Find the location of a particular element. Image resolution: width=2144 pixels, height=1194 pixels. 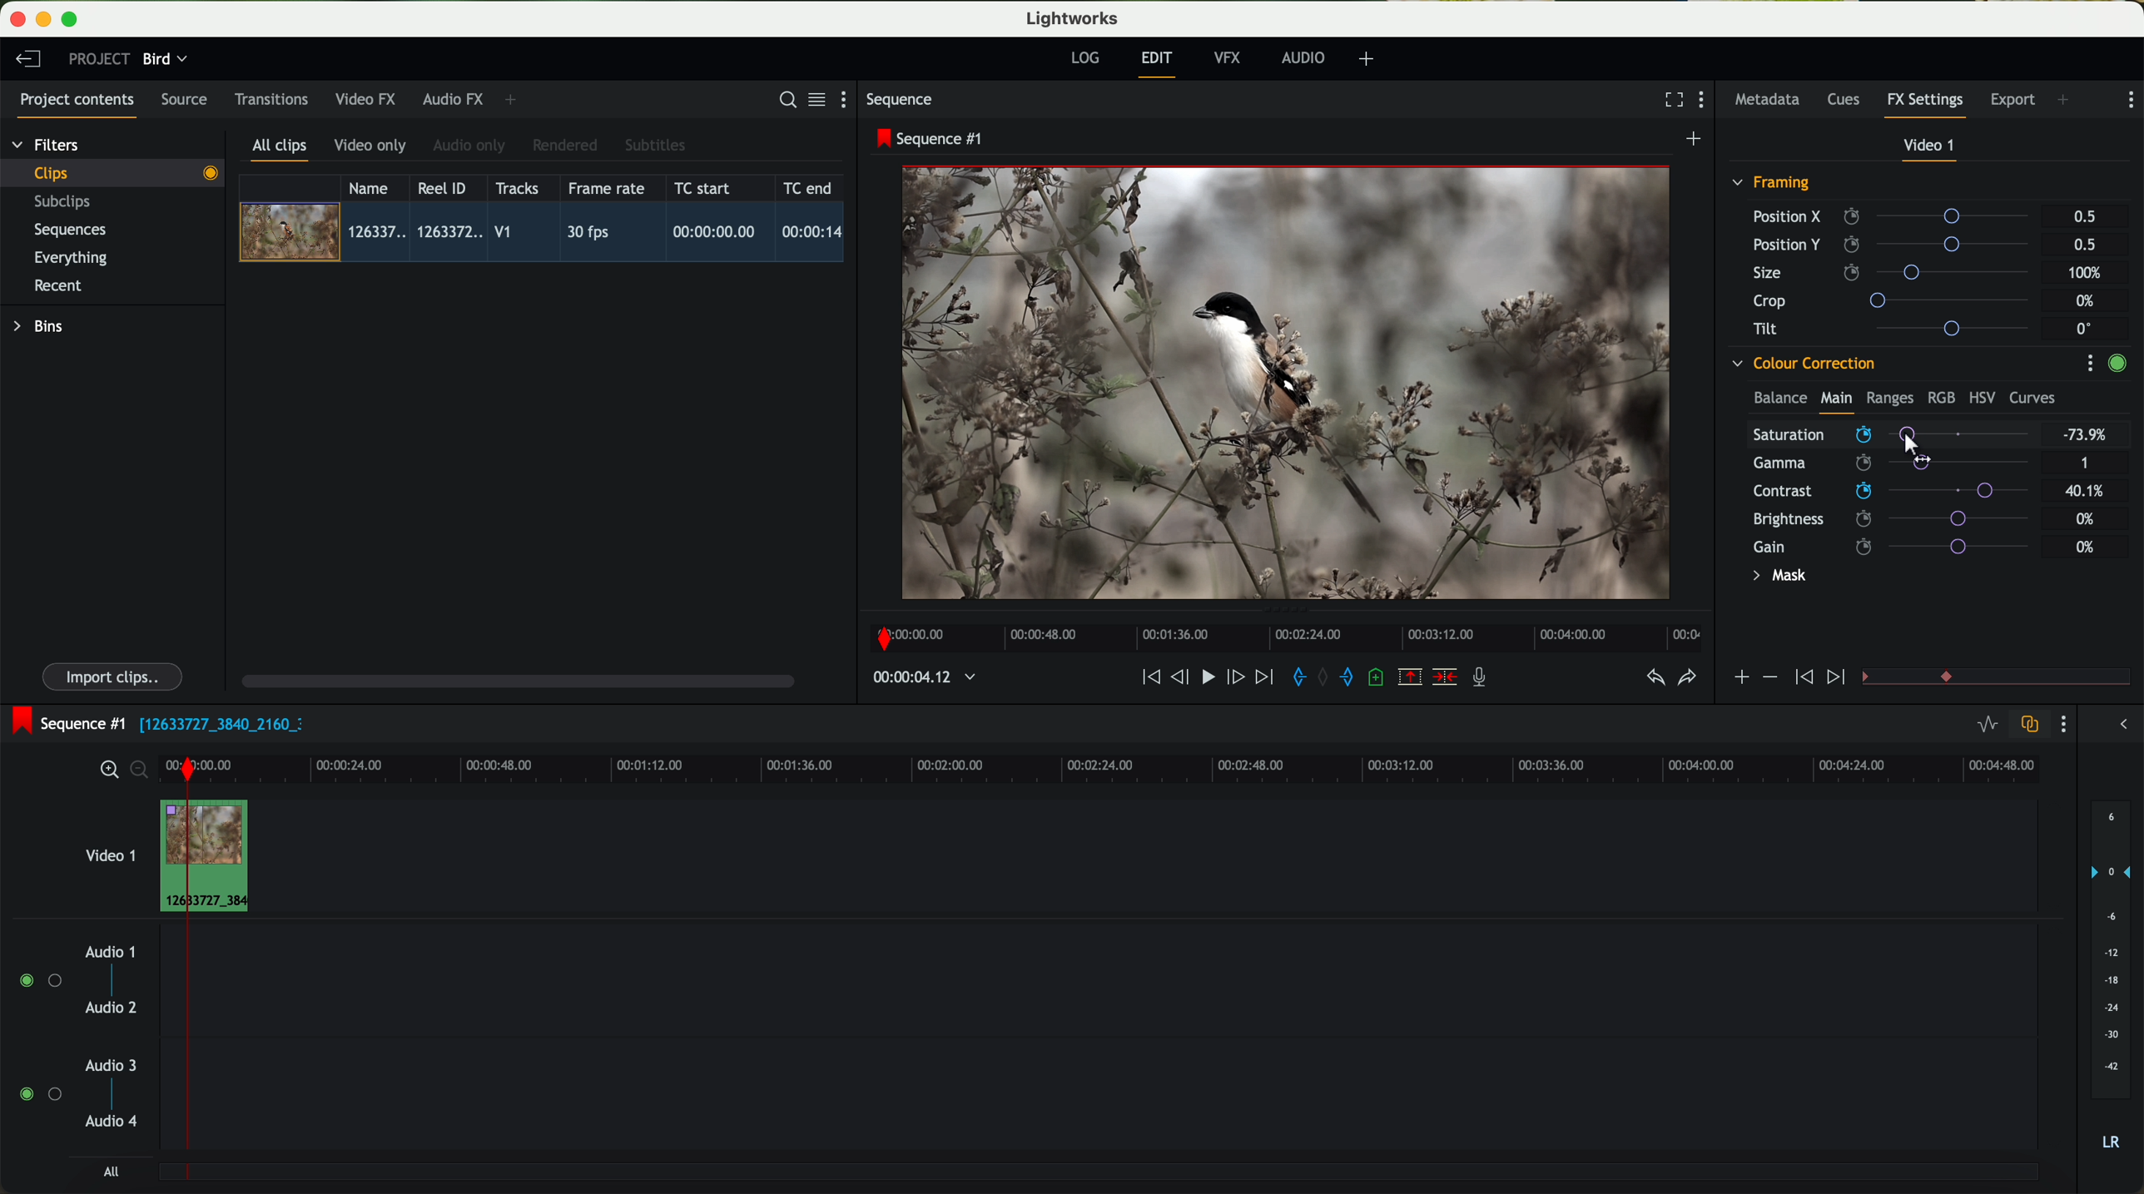

close program is located at coordinates (17, 19).